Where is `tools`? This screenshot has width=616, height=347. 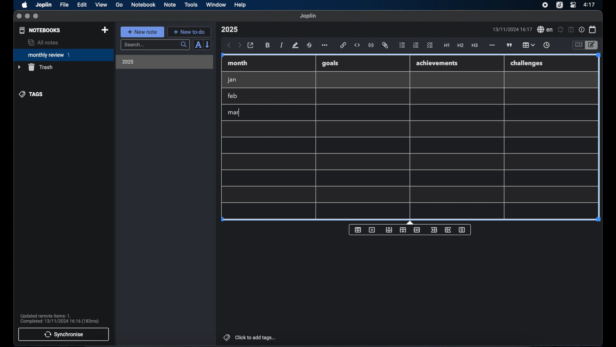 tools is located at coordinates (191, 4).